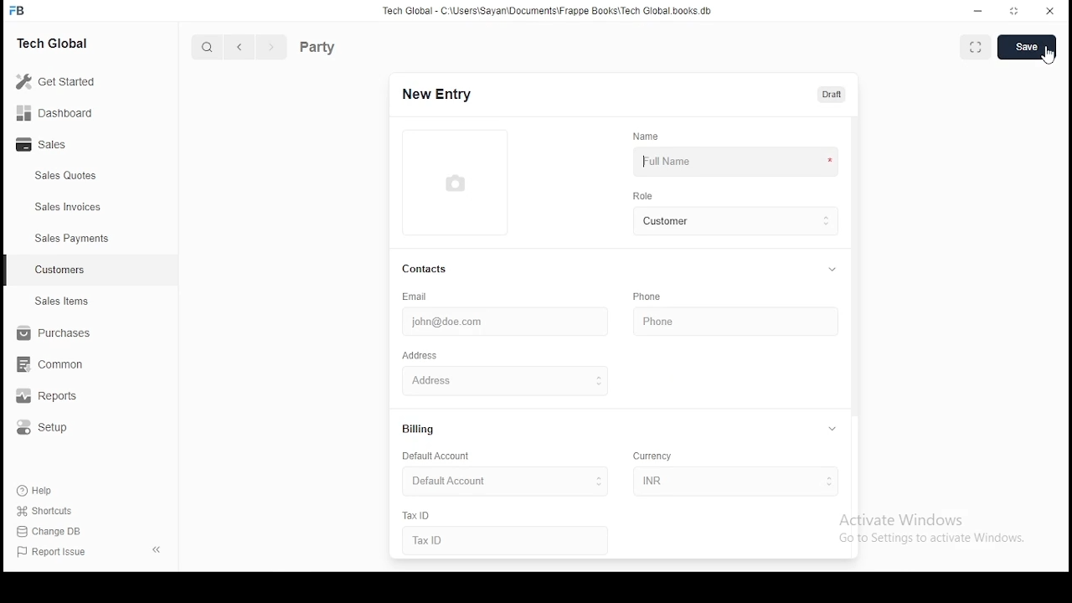  Describe the element at coordinates (44, 512) in the screenshot. I see `shortcuts` at that location.